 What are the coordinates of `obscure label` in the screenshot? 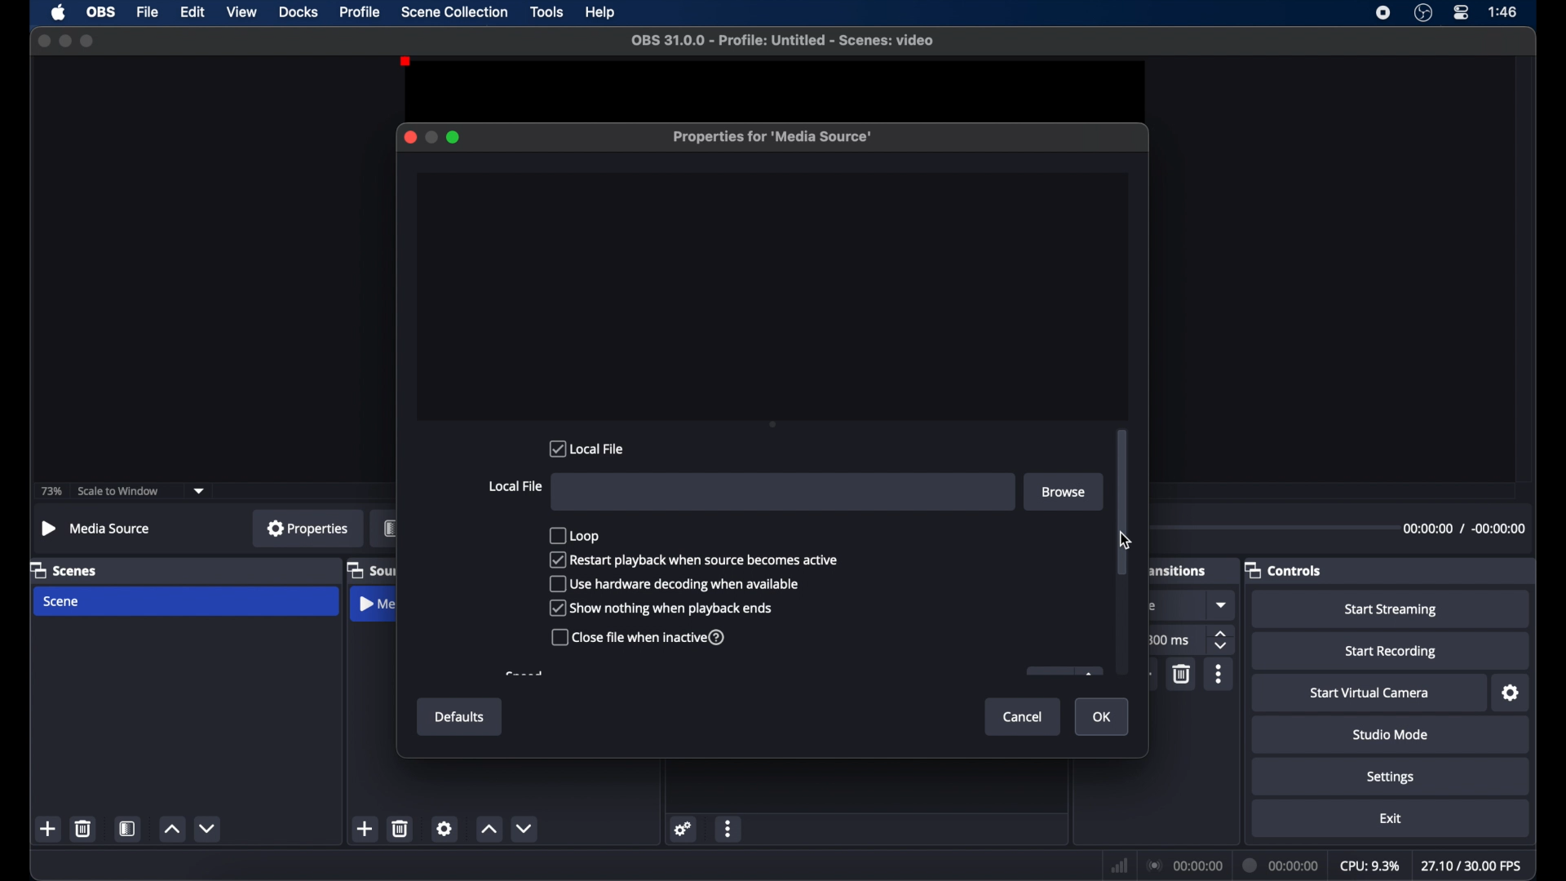 It's located at (1176, 569).